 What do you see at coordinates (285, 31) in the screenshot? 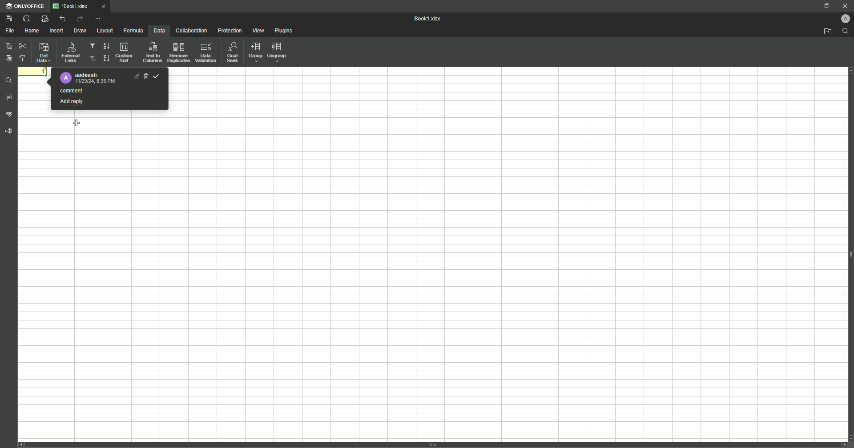
I see `Plugins` at bounding box center [285, 31].